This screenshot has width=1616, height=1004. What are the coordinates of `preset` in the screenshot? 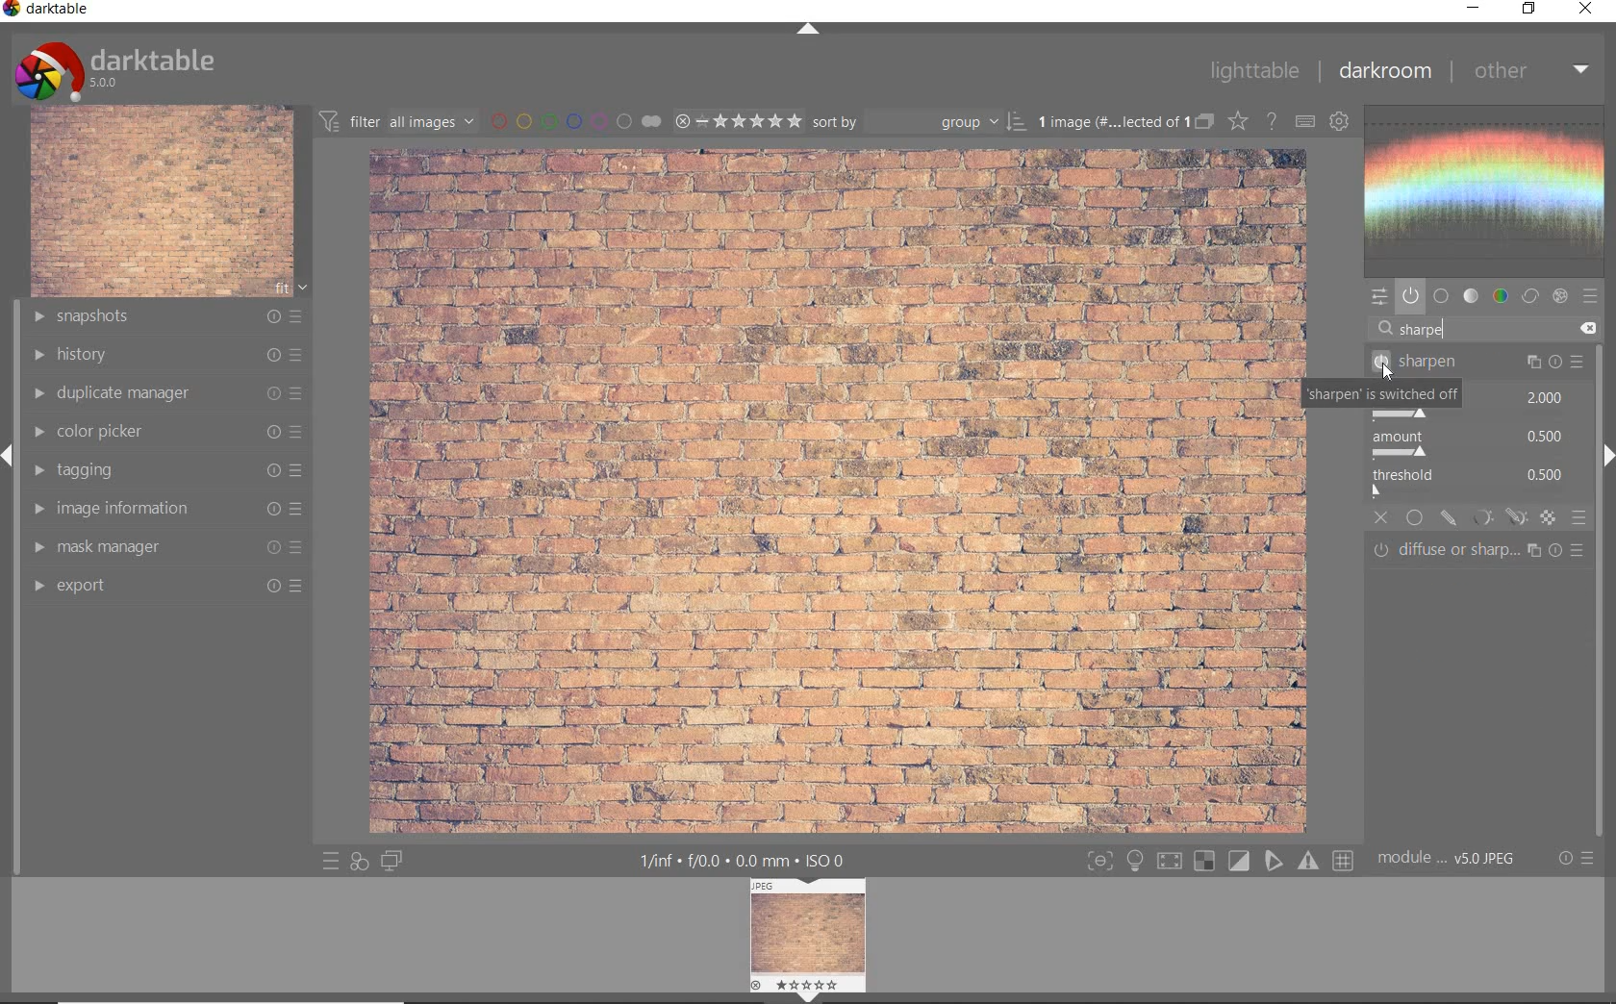 It's located at (1591, 296).